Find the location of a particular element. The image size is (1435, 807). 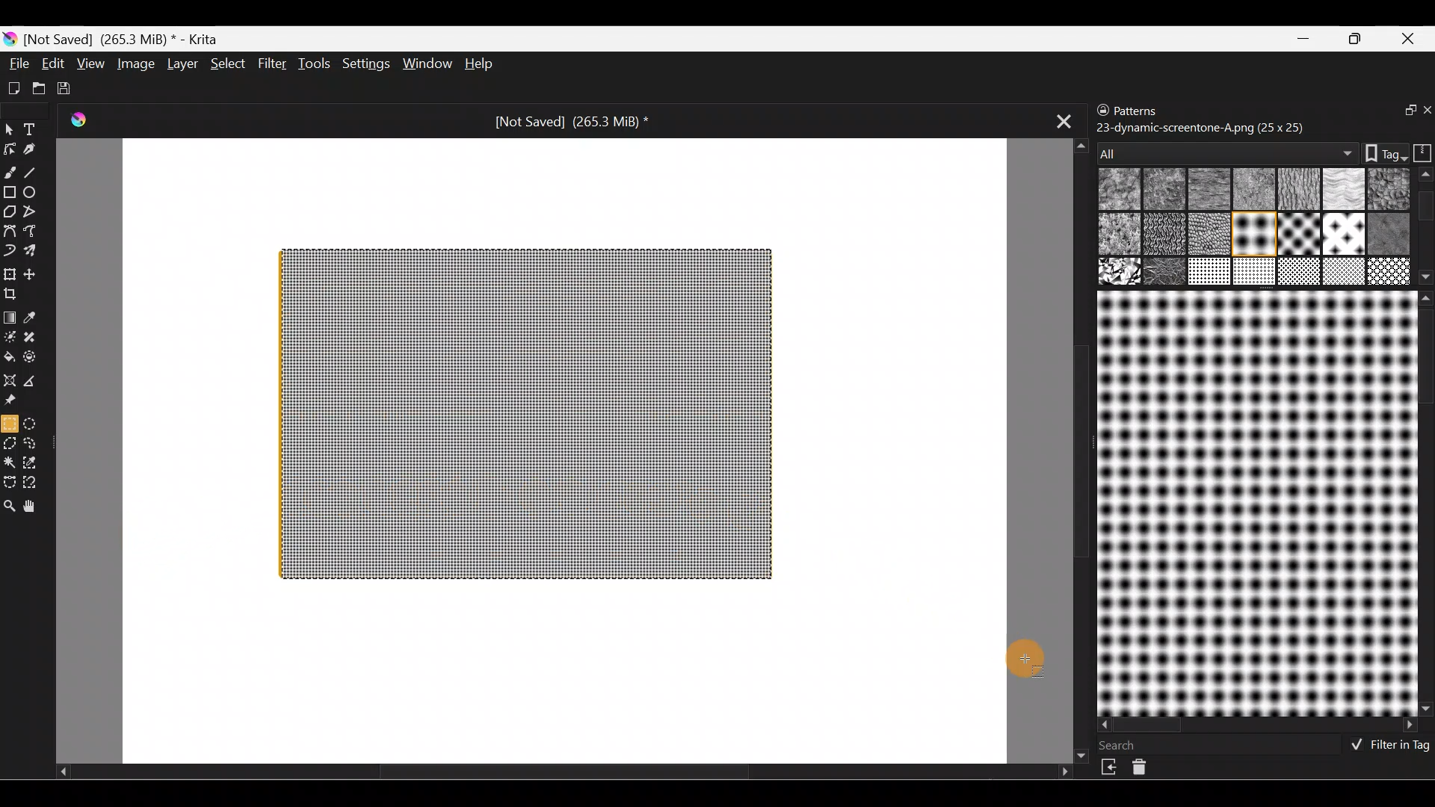

File is located at coordinates (16, 63).